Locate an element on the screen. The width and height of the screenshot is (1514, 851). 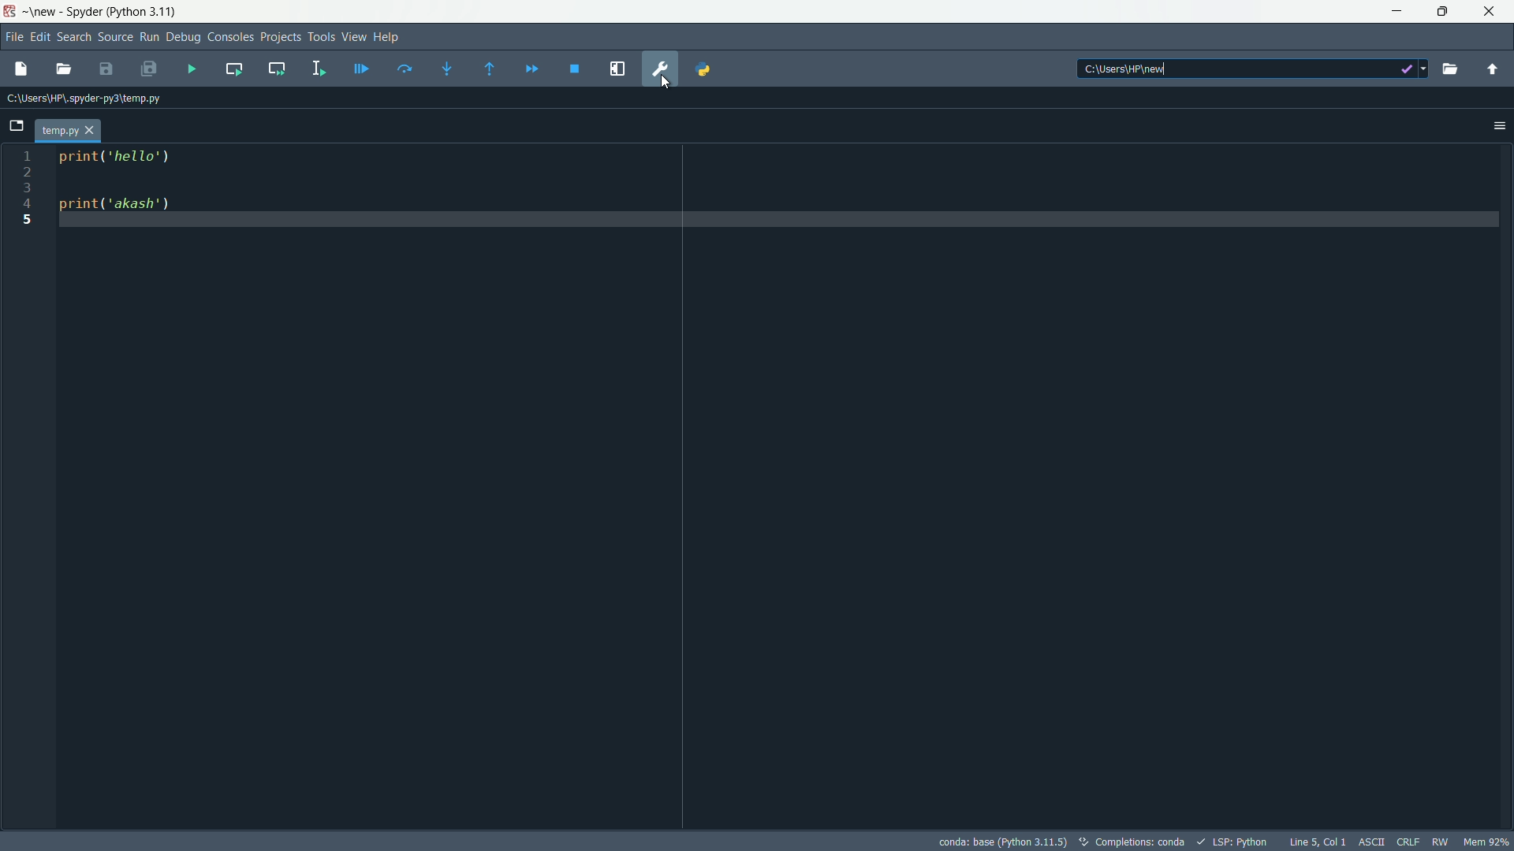
preferences is located at coordinates (659, 67).